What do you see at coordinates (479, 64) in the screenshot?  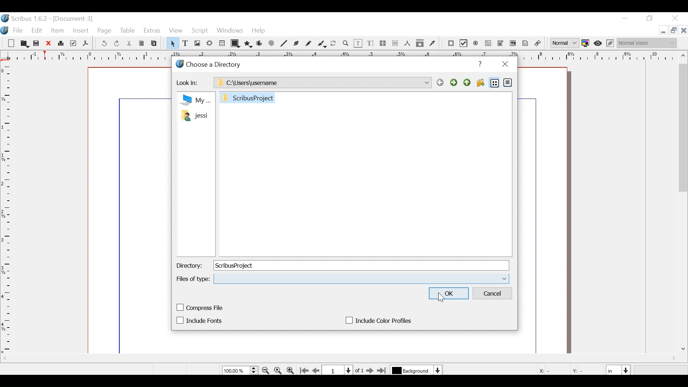 I see `Help` at bounding box center [479, 64].